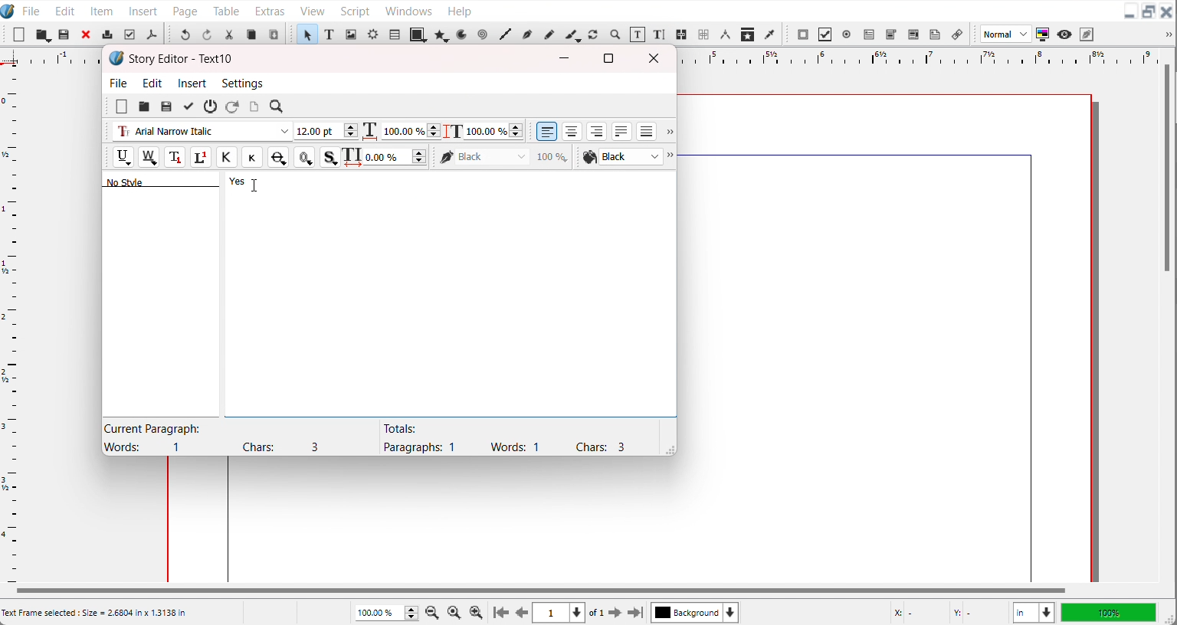 This screenshot has height=625, width=1177. Describe the element at coordinates (442, 34) in the screenshot. I see `Polygon` at that location.